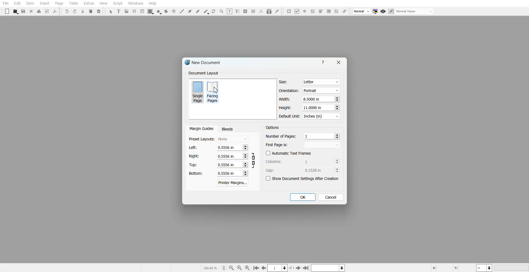 This screenshot has width=529, height=272. What do you see at coordinates (261, 11) in the screenshot?
I see `Measurement` at bounding box center [261, 11].